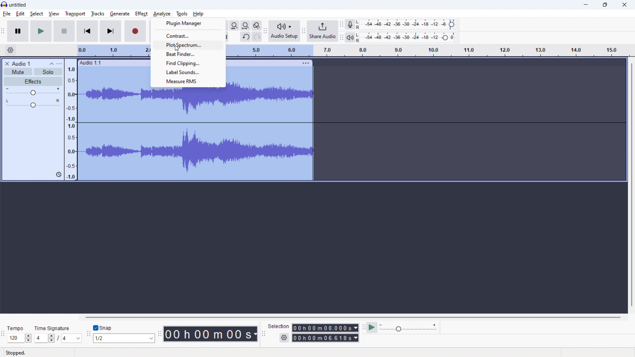  I want to click on redo, so click(245, 36).